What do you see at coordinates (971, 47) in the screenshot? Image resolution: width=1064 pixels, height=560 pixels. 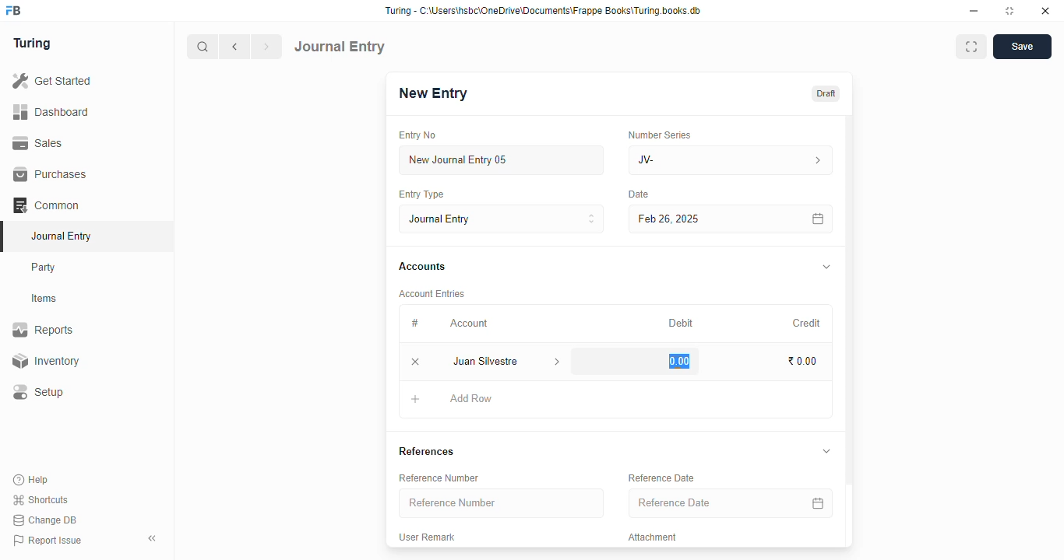 I see `toggle between form and full width` at bounding box center [971, 47].